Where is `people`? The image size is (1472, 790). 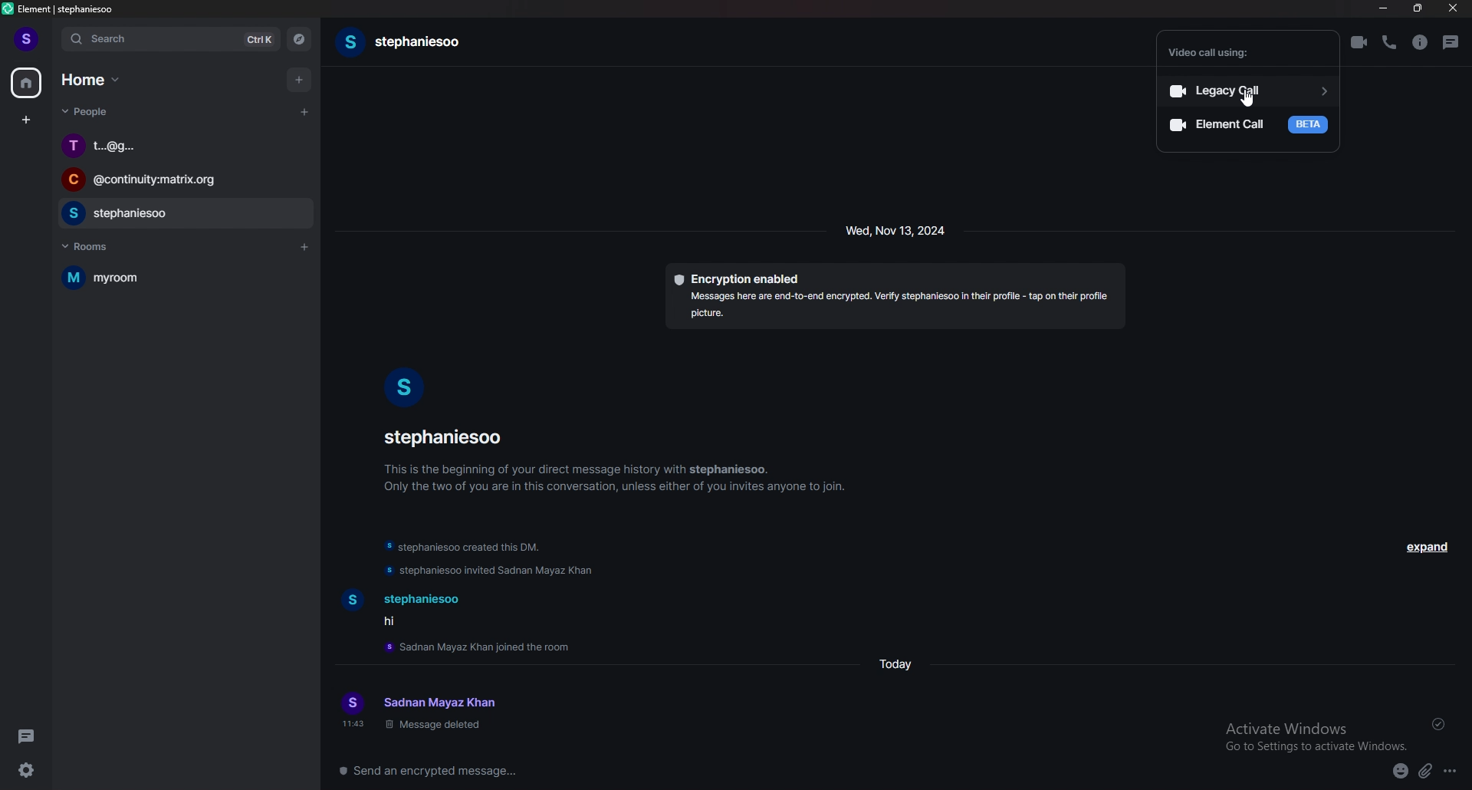
people is located at coordinates (88, 112).